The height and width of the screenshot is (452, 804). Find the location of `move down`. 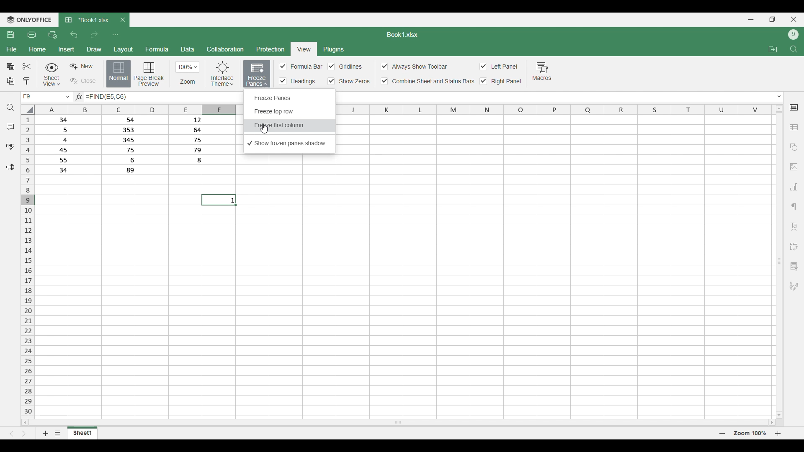

move down is located at coordinates (780, 415).